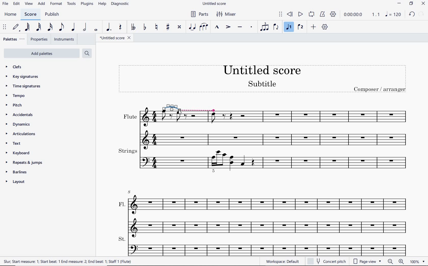 Image resolution: width=428 pixels, height=266 pixels. Describe the element at coordinates (72, 4) in the screenshot. I see `tools` at that location.